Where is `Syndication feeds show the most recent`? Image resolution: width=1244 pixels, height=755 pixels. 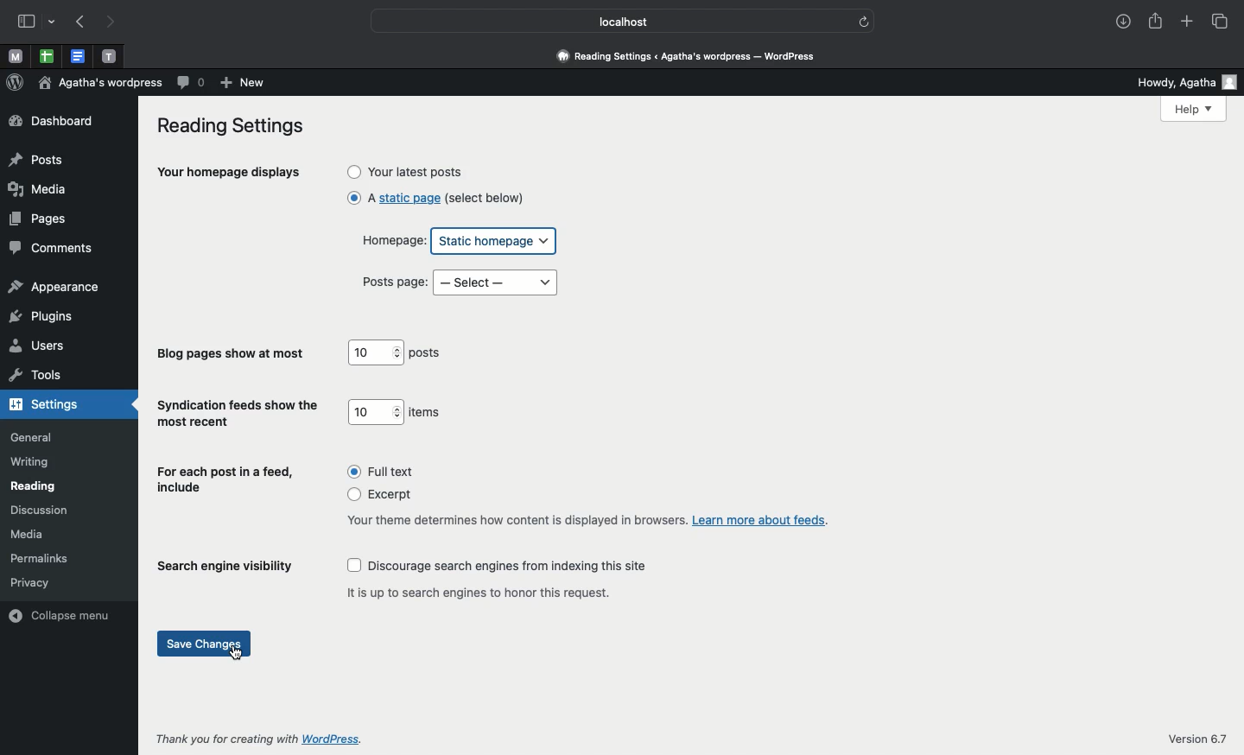
Syndication feeds show the most recent is located at coordinates (238, 414).